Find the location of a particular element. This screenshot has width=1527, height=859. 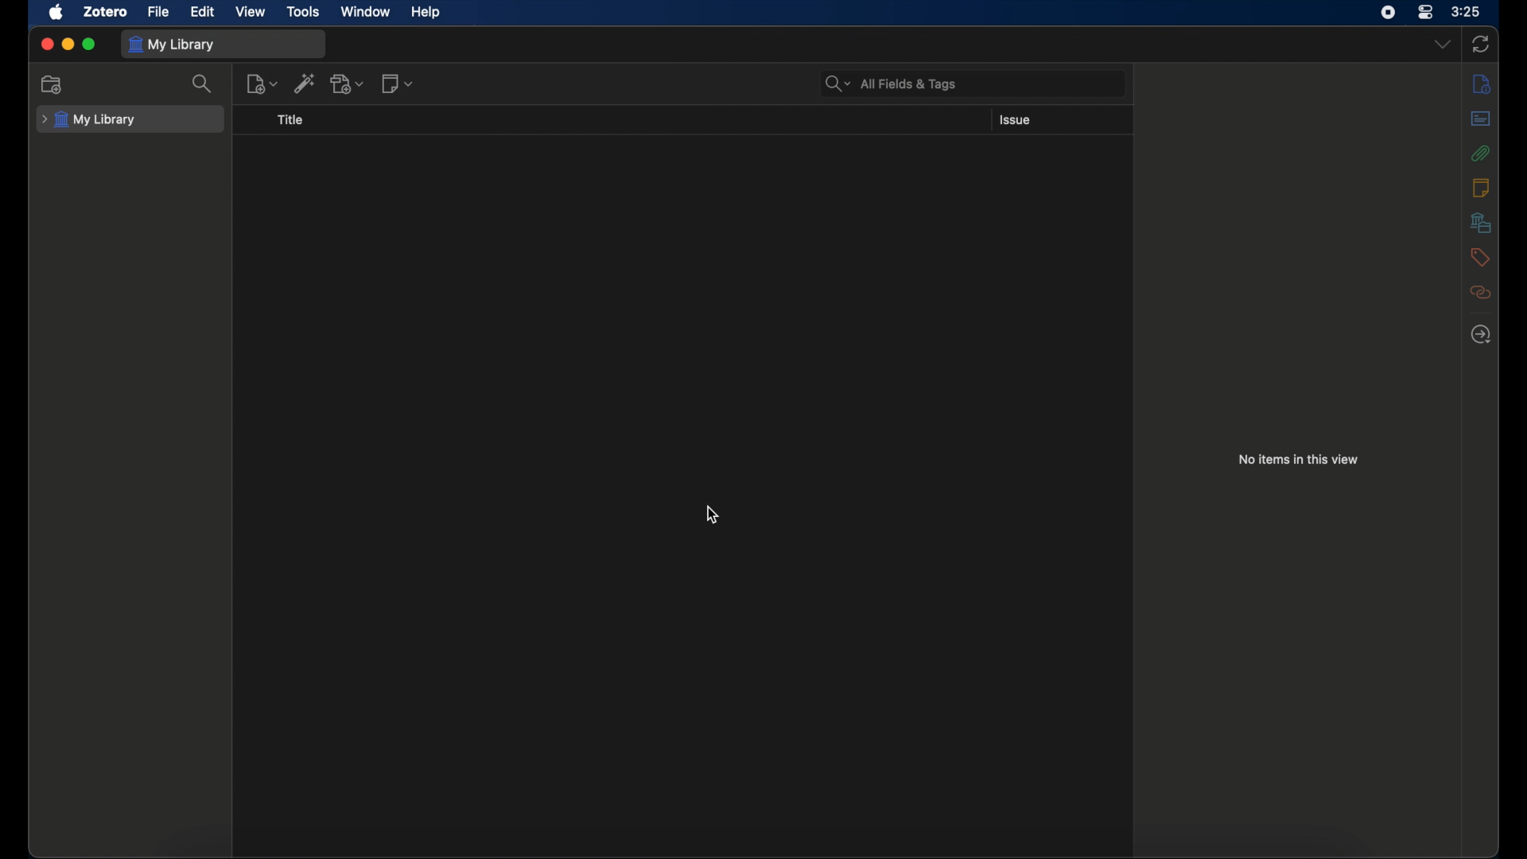

issue is located at coordinates (1016, 120).